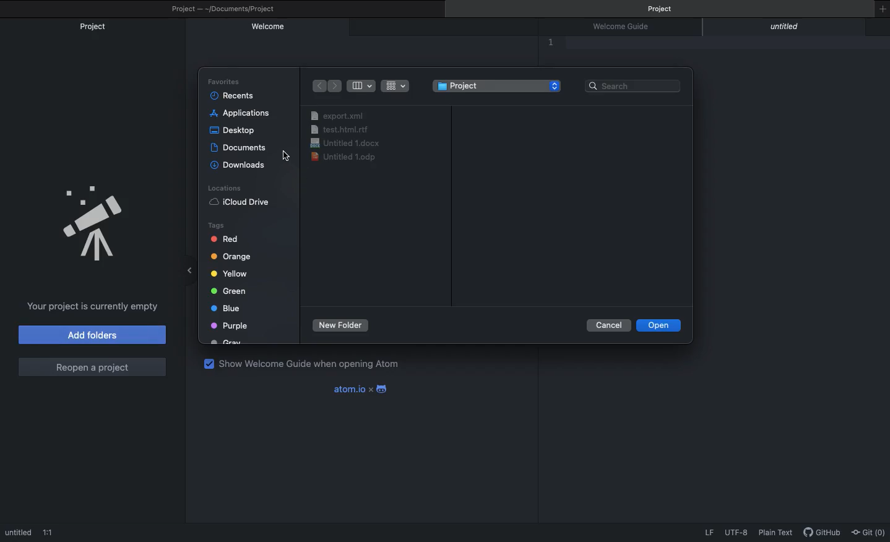 Image resolution: width=890 pixels, height=542 pixels. I want to click on iCloud Drive, so click(242, 202).